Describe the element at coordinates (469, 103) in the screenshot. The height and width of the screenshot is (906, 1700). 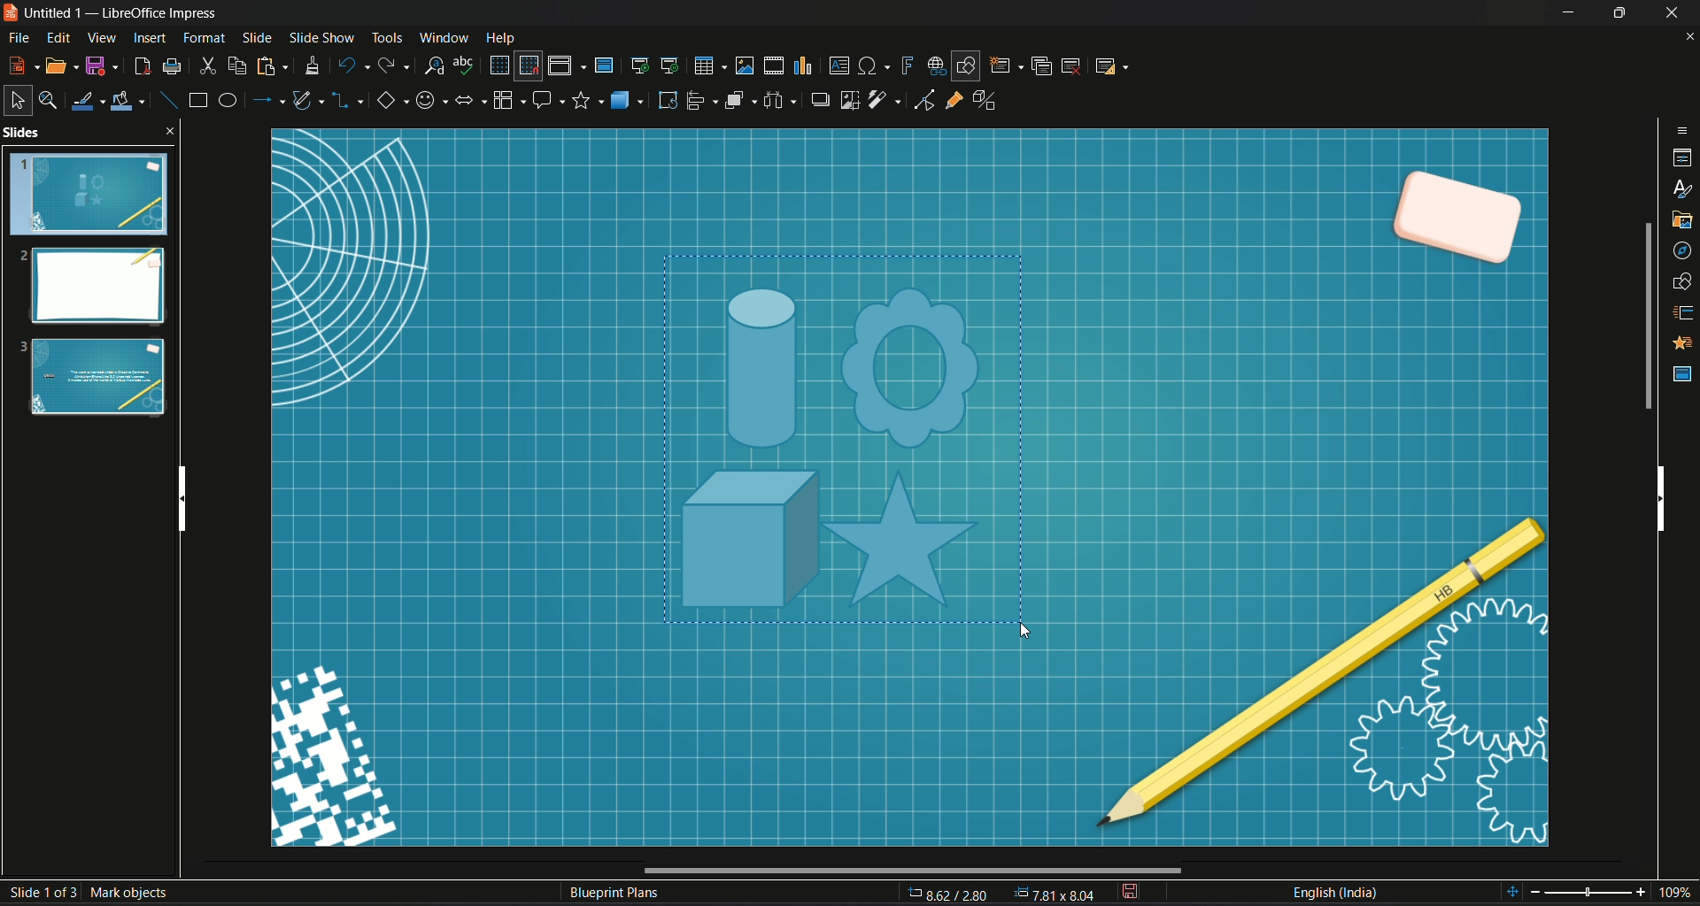
I see `block arrows` at that location.